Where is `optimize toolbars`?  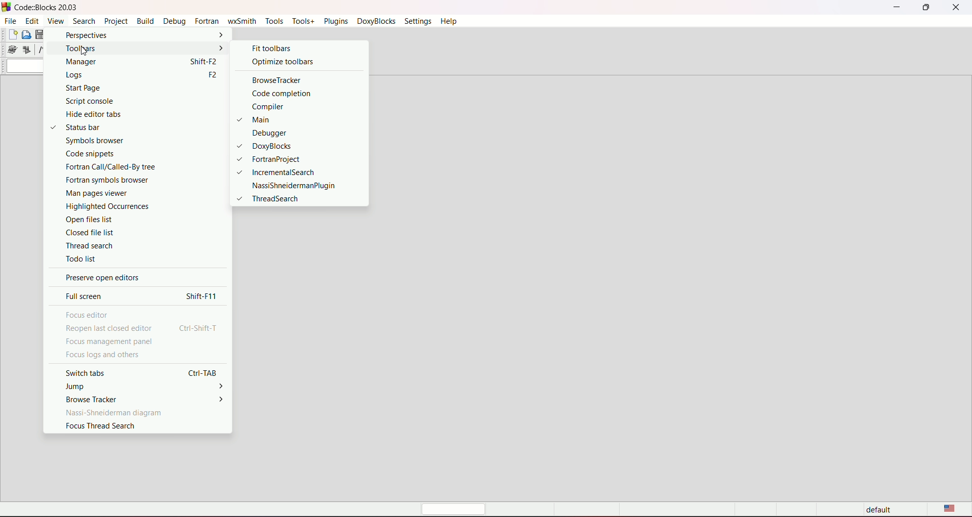 optimize toolbars is located at coordinates (282, 61).